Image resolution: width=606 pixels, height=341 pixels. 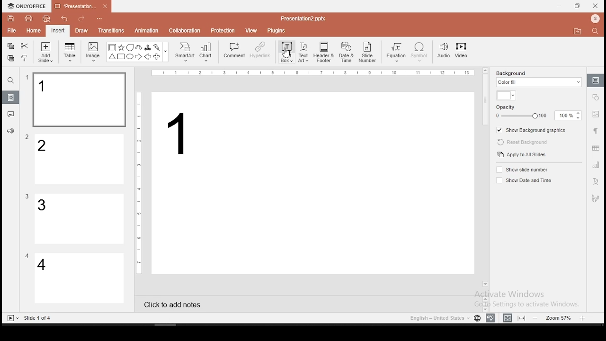 I want to click on Arrow Right, so click(x=139, y=57).